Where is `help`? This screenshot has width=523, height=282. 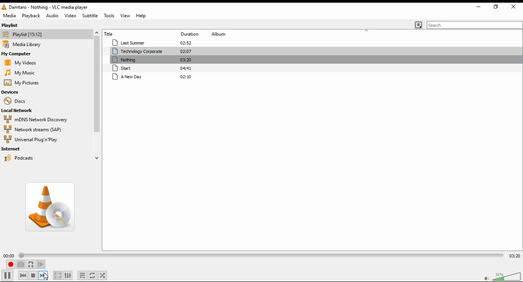 help is located at coordinates (142, 16).